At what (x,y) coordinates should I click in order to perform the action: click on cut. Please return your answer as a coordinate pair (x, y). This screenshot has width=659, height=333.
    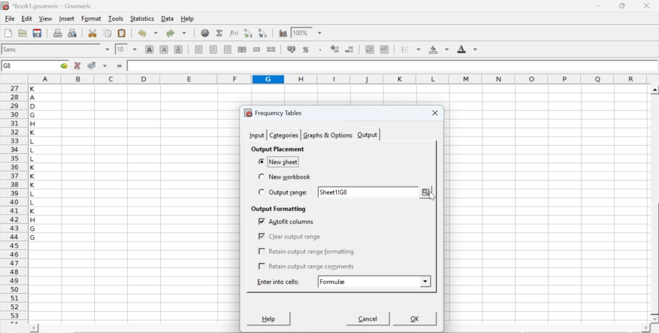
    Looking at the image, I should click on (92, 33).